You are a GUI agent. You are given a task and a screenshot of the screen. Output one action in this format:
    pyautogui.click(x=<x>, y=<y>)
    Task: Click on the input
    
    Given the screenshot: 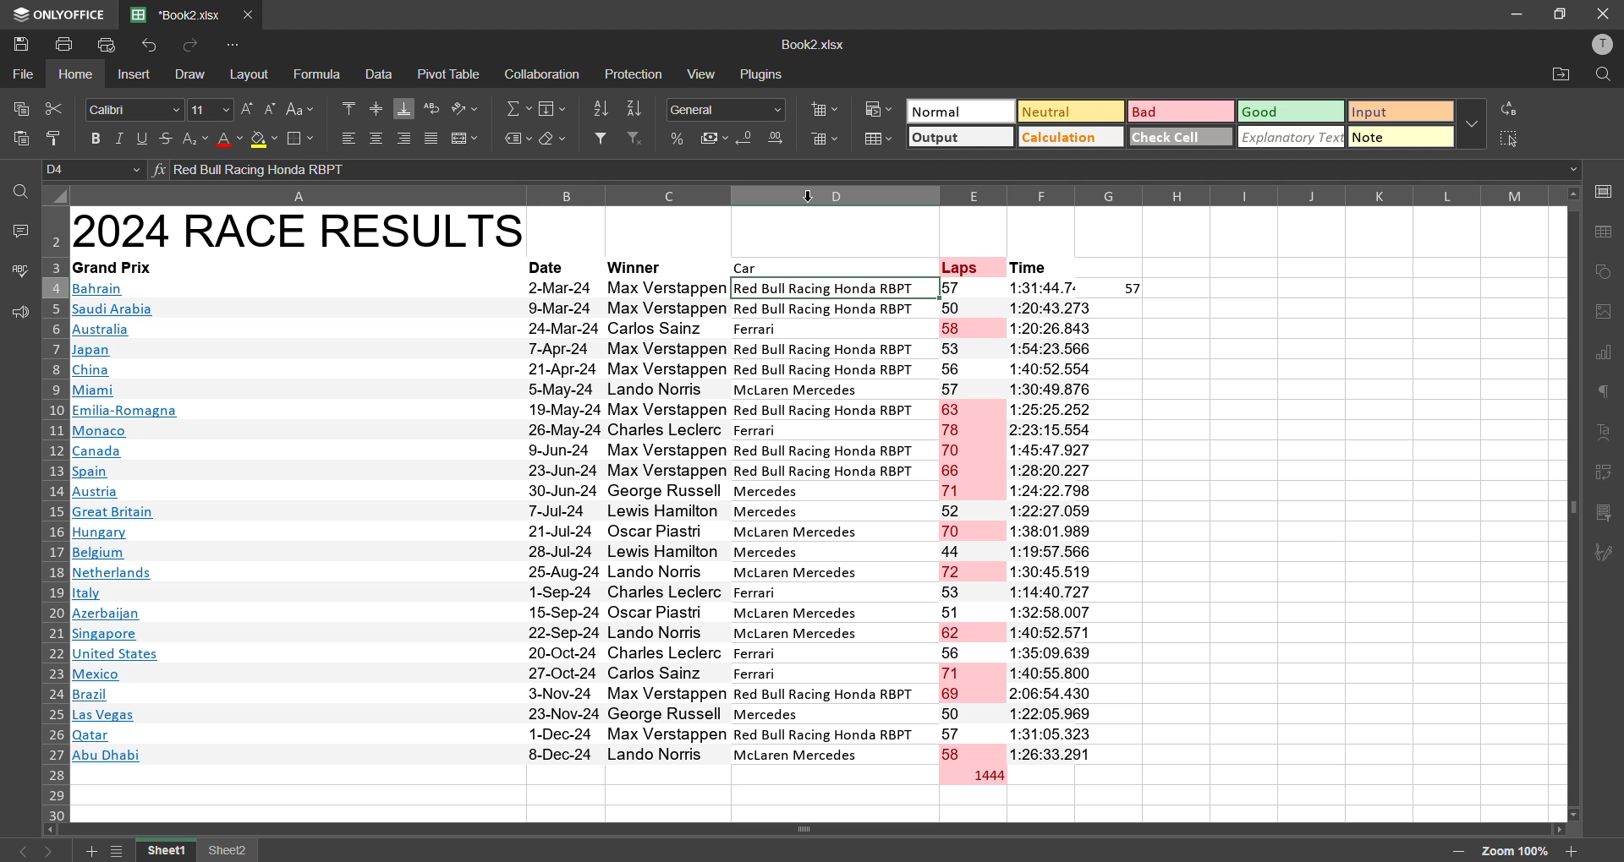 What is the action you would take?
    pyautogui.click(x=1401, y=112)
    